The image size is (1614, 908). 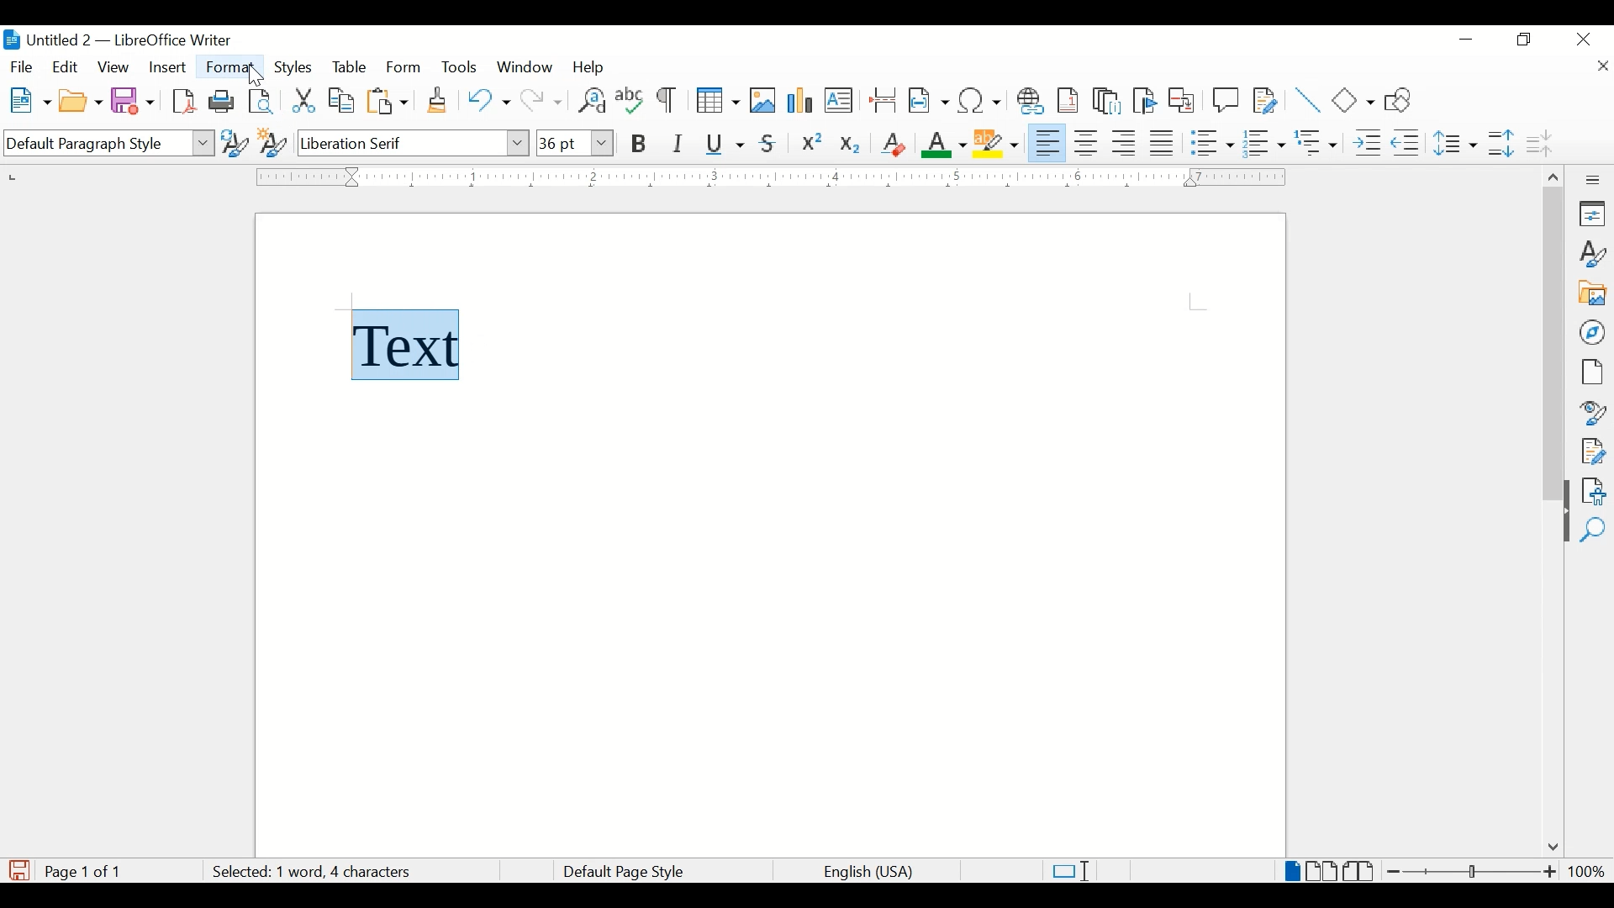 I want to click on style inspector, so click(x=1594, y=410).